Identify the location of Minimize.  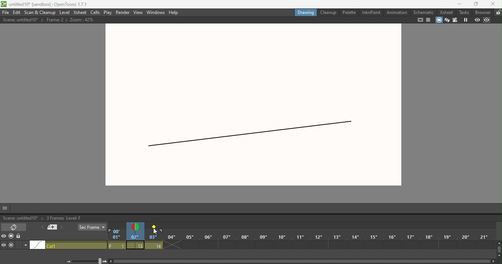
(457, 4).